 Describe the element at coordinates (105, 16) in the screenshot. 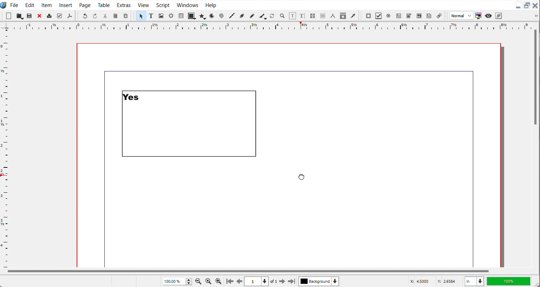

I see `Cut` at that location.